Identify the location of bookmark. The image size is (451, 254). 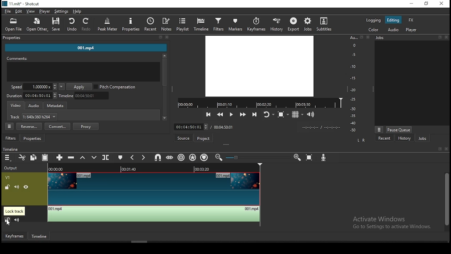
(439, 149).